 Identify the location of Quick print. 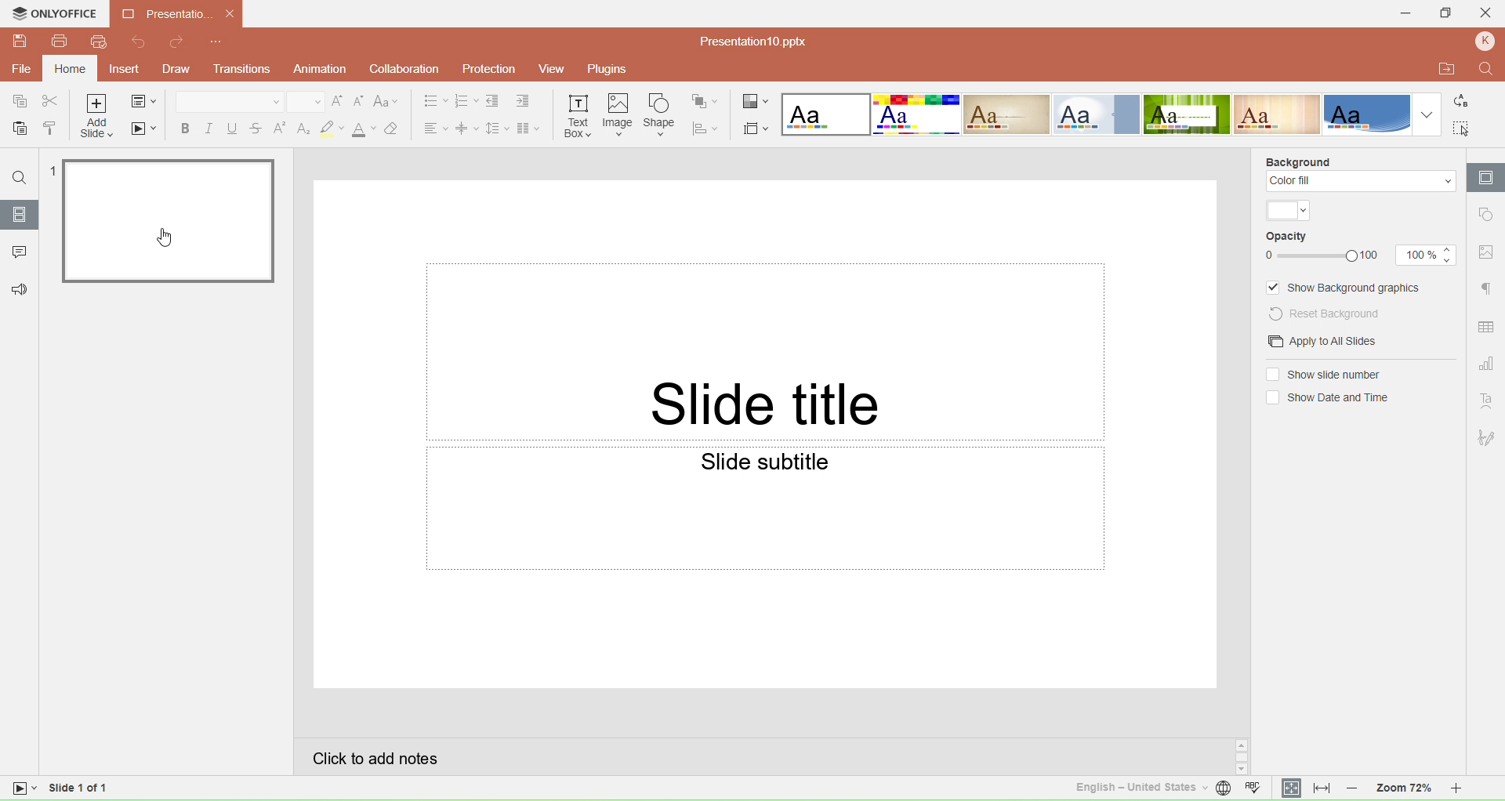
(98, 42).